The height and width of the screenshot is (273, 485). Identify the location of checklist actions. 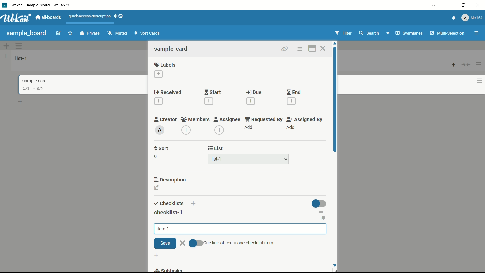
(322, 213).